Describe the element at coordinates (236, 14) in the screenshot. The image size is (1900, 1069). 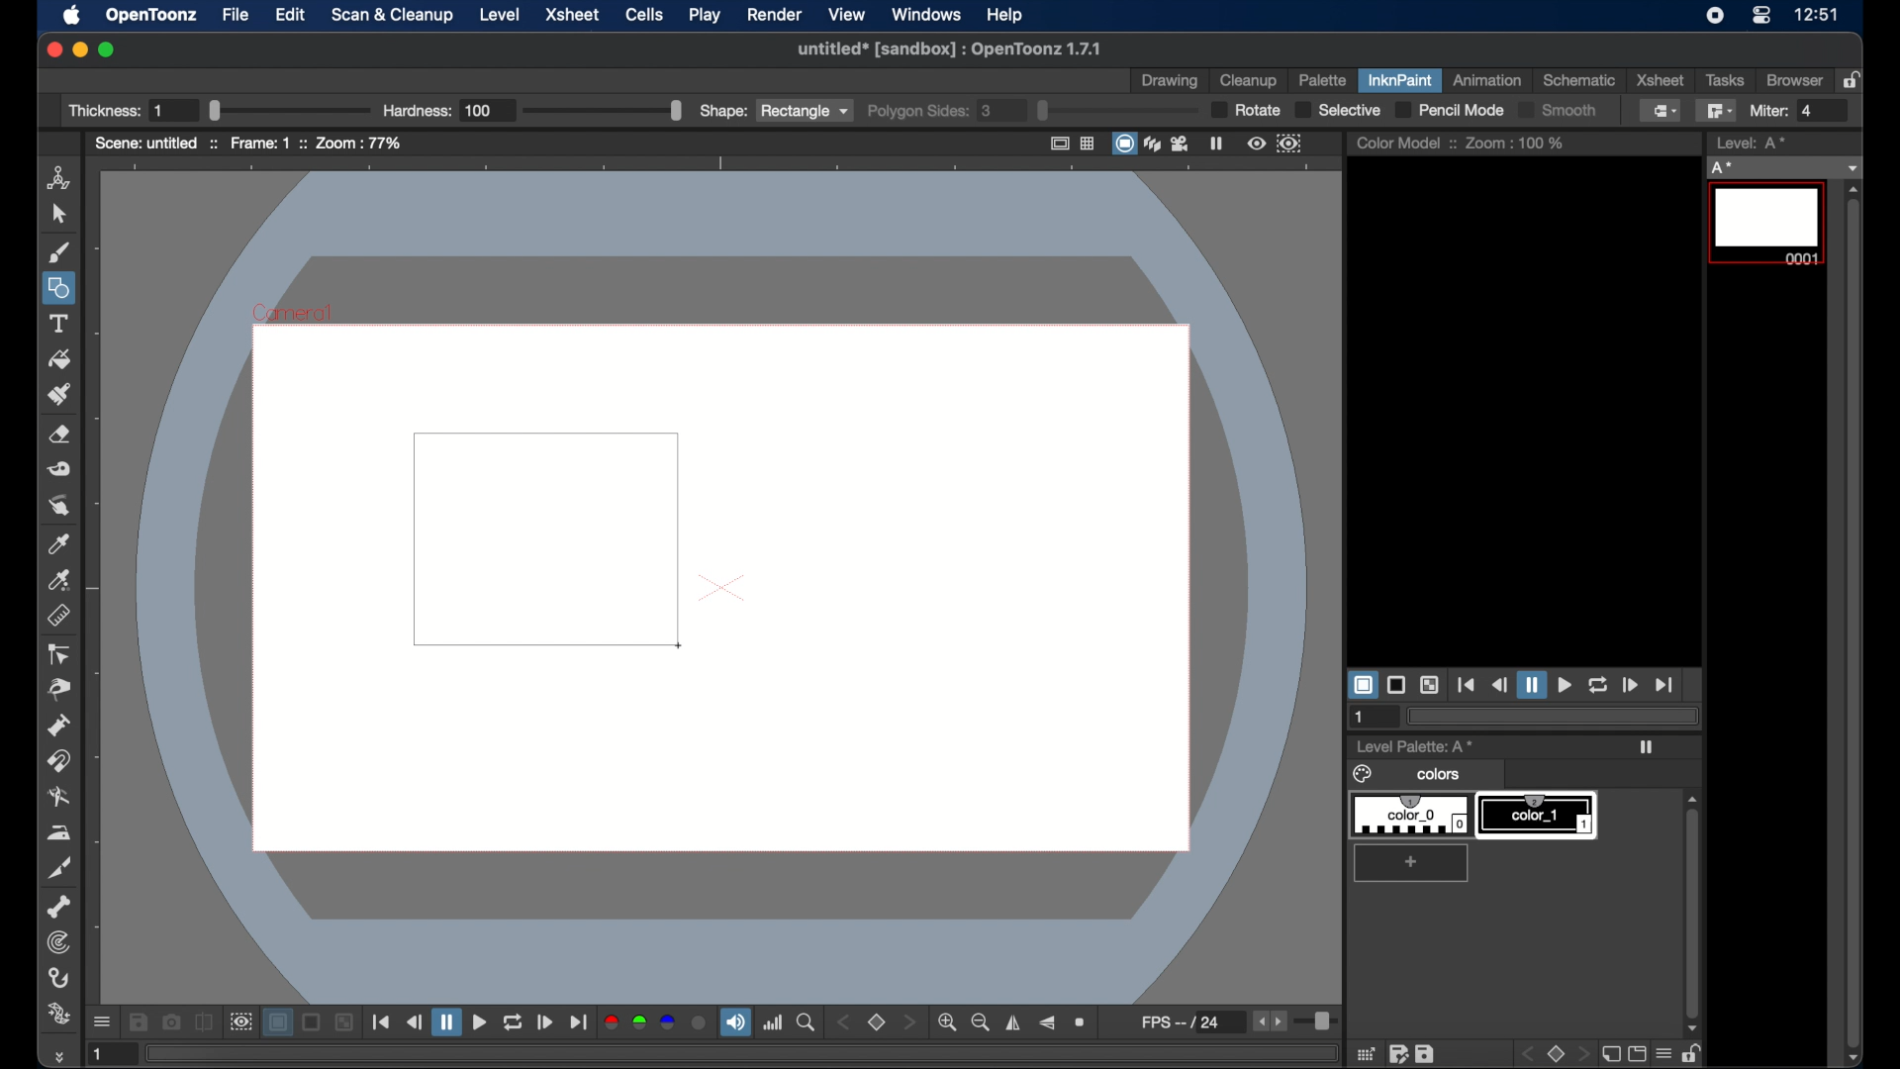
I see `file` at that location.